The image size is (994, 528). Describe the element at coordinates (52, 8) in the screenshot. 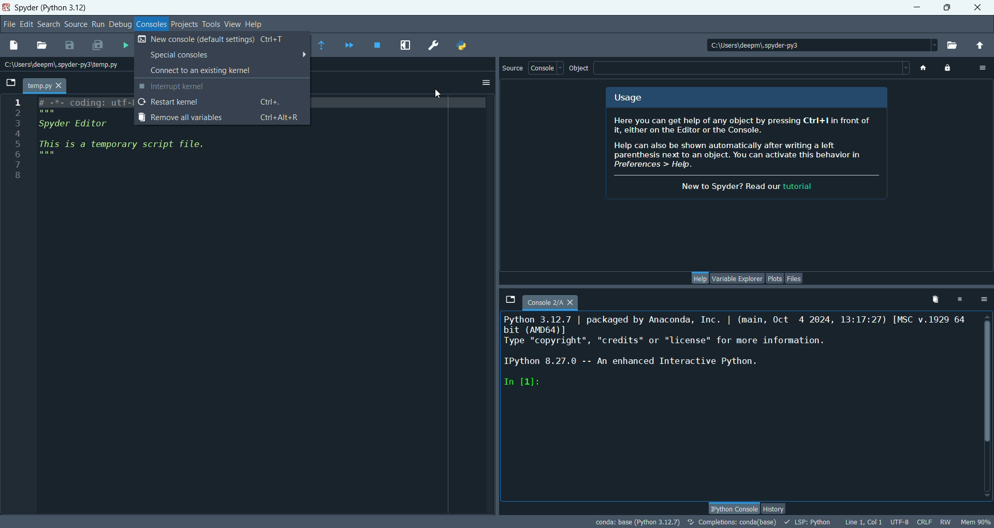

I see `spyder` at that location.